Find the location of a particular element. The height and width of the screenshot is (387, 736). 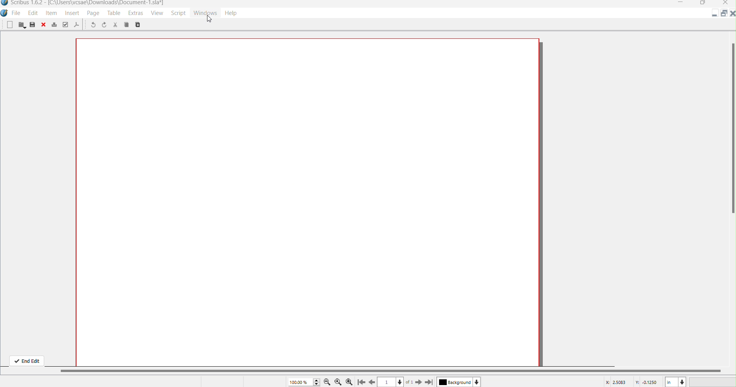

100% is located at coordinates (304, 382).